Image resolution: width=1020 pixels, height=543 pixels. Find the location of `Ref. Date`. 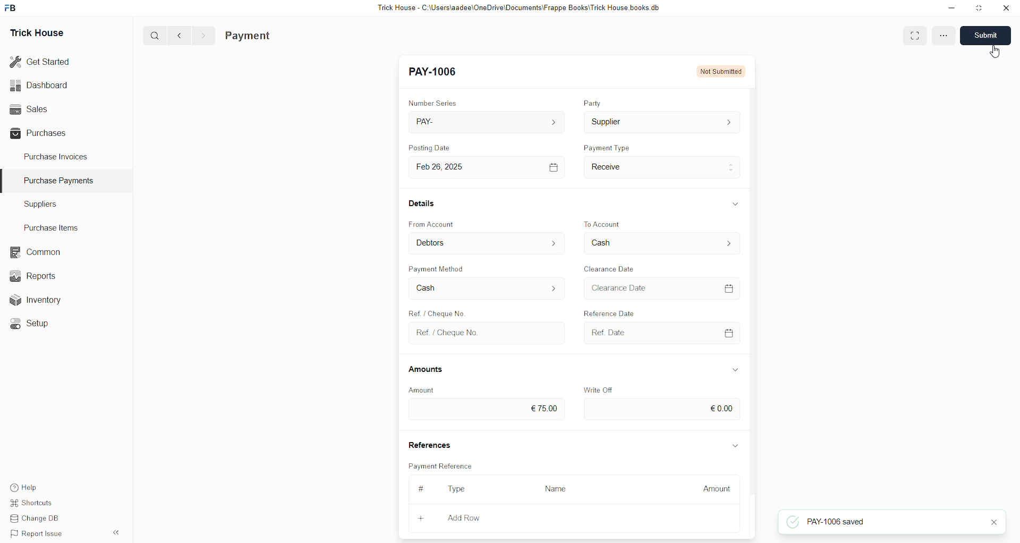

Ref. Date is located at coordinates (658, 333).